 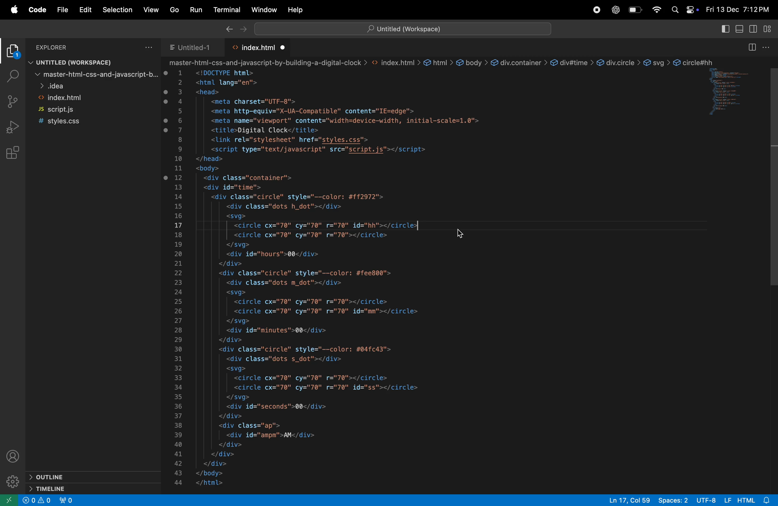 I want to click on apple widgets, so click(x=683, y=10).